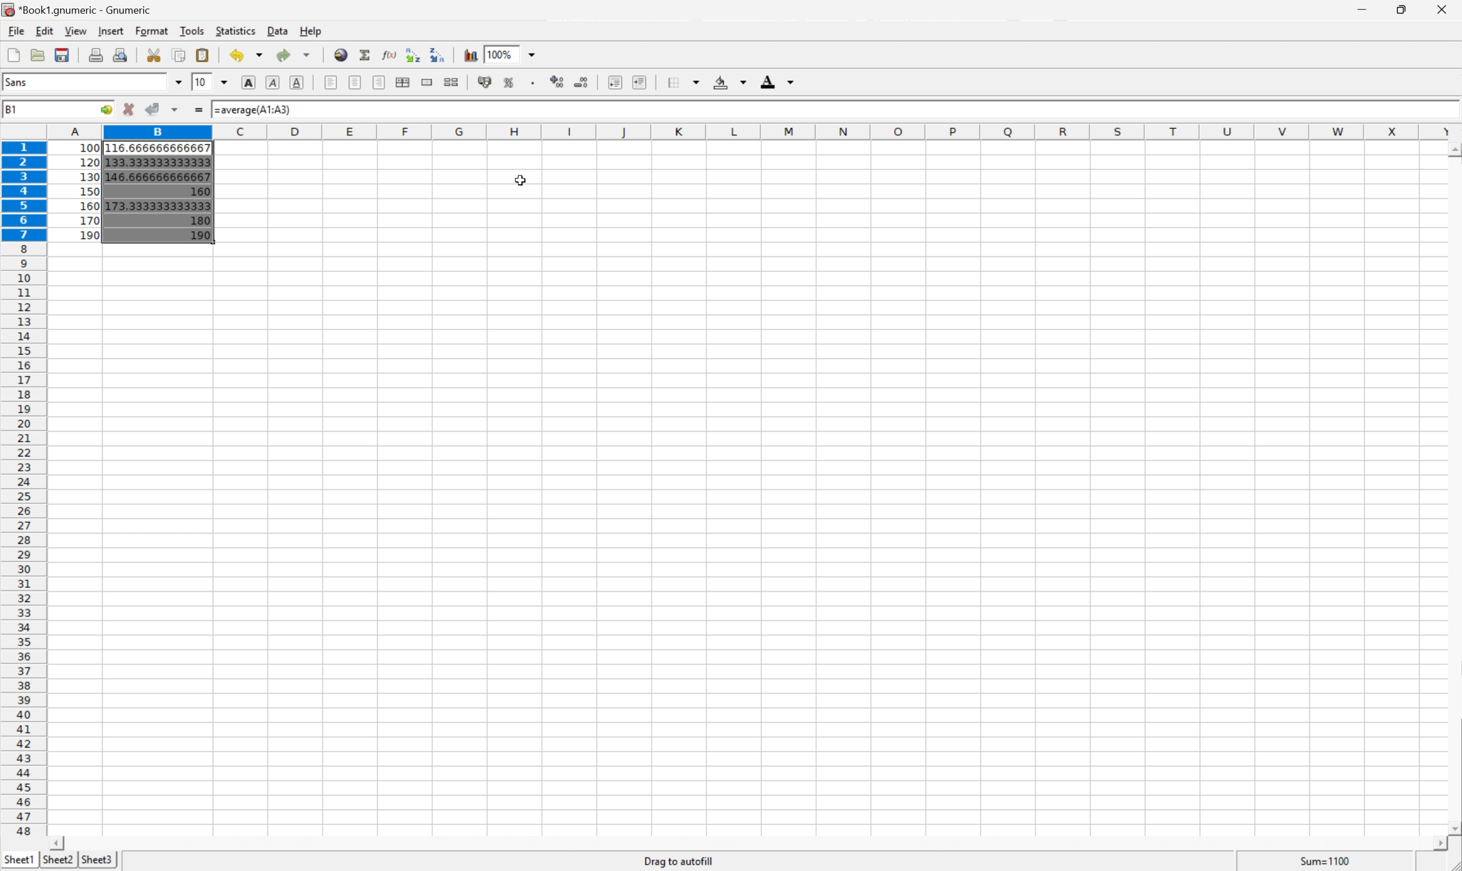 The width and height of the screenshot is (1462, 871). Describe the element at coordinates (355, 82) in the screenshot. I see `Center horizontally` at that location.